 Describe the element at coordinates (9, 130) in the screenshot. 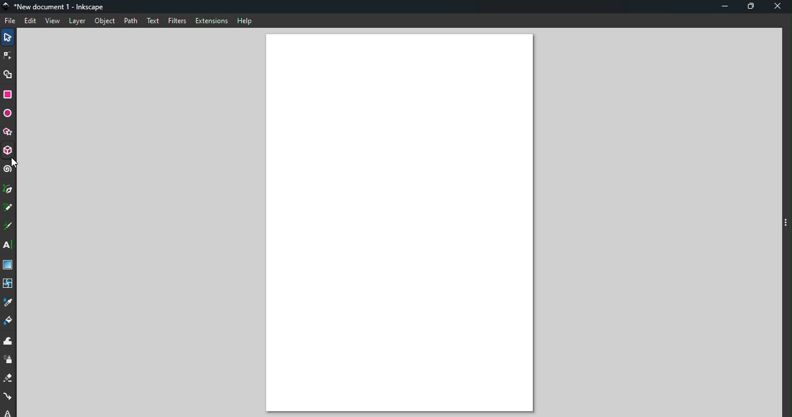

I see `Star/polygon tool` at that location.